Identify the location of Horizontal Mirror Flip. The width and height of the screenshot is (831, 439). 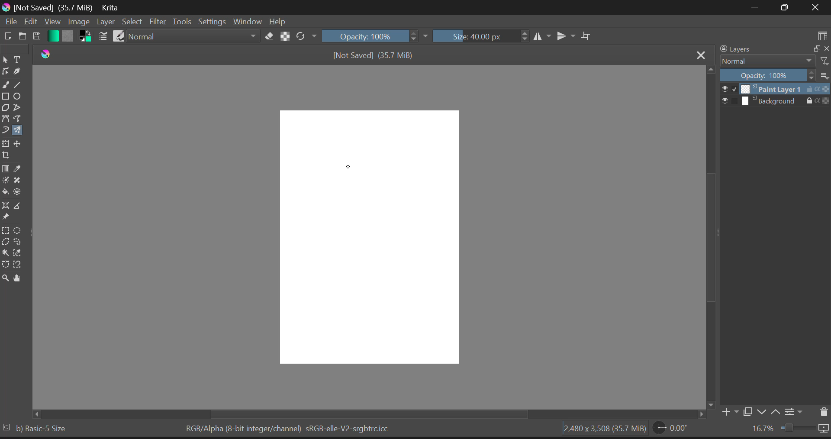
(567, 36).